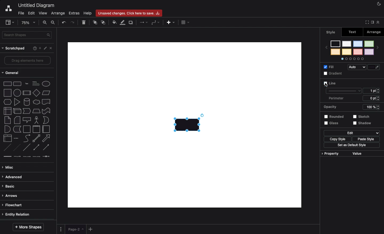 This screenshot has height=234, width=384. I want to click on bidirectional arrow, so click(37, 139).